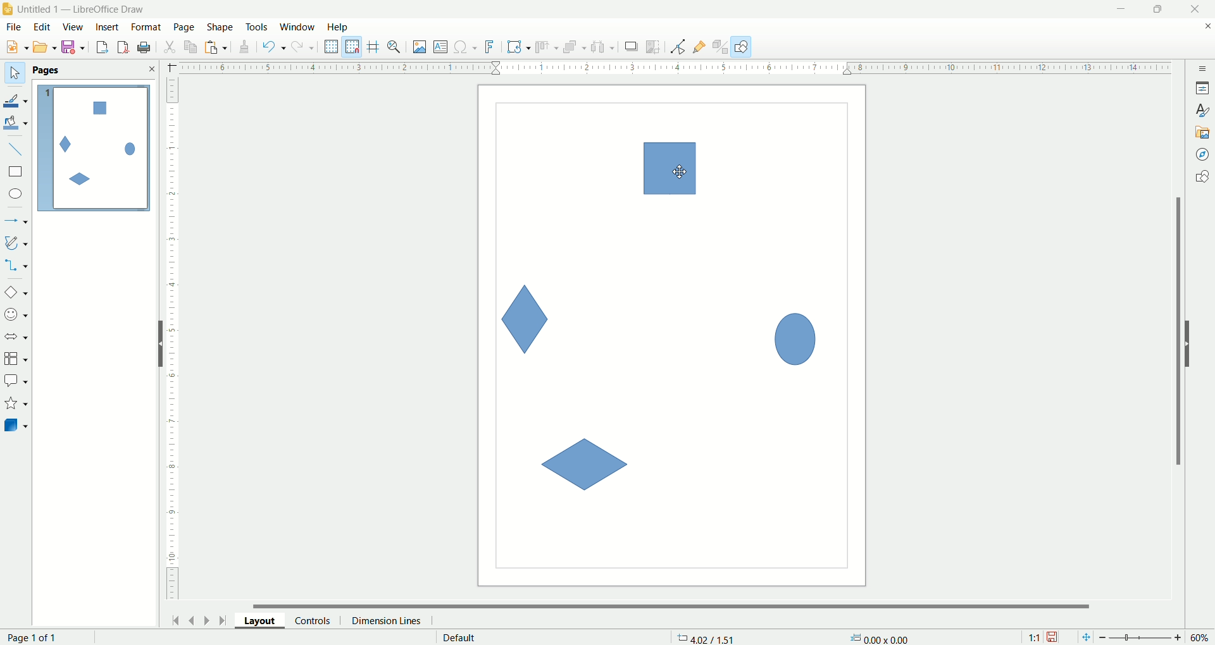 The image size is (1215, 645). Describe the element at coordinates (1202, 88) in the screenshot. I see `properties` at that location.